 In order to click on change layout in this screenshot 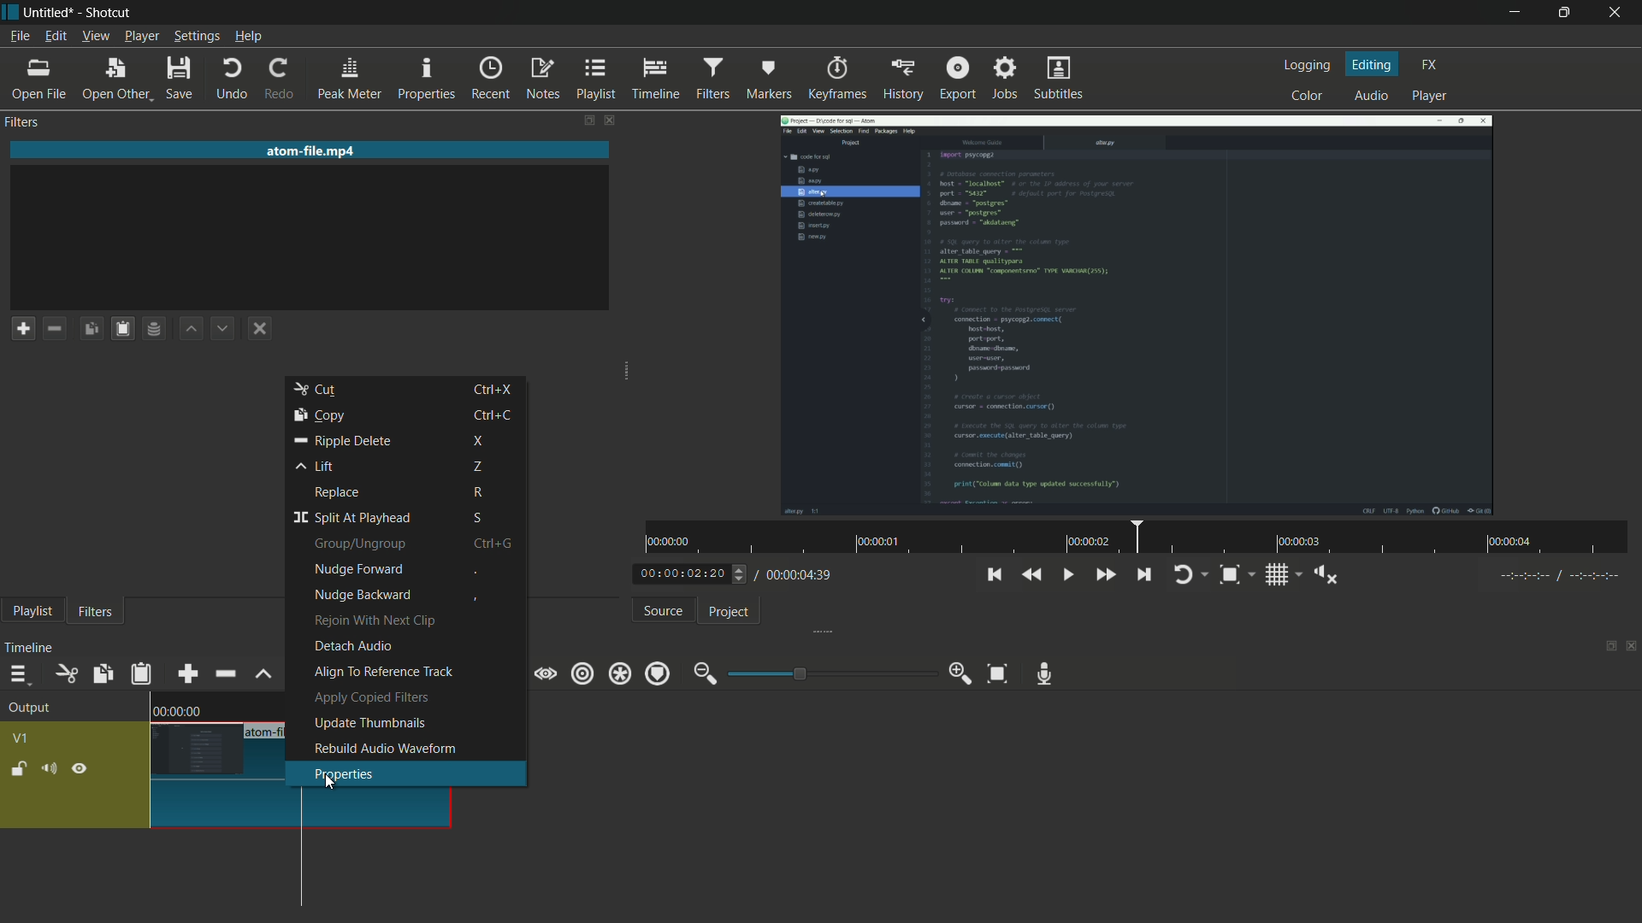, I will do `click(588, 121)`.